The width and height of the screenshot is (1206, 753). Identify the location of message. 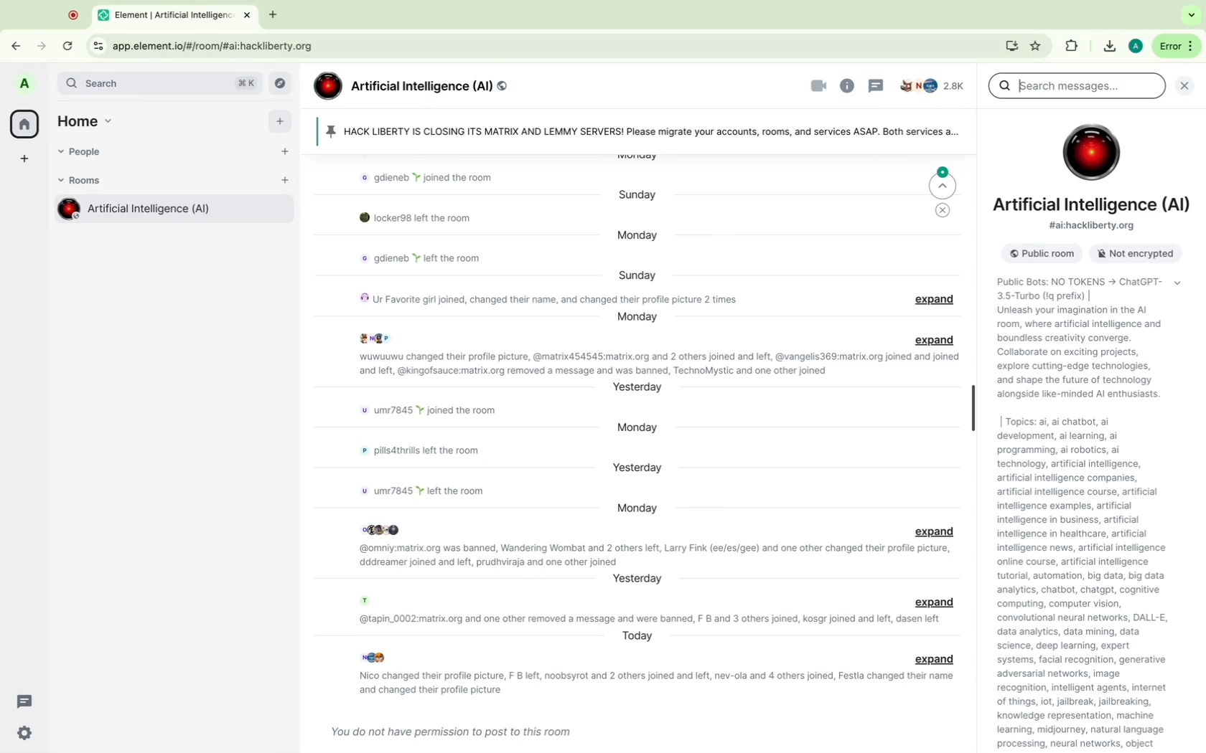
(659, 682).